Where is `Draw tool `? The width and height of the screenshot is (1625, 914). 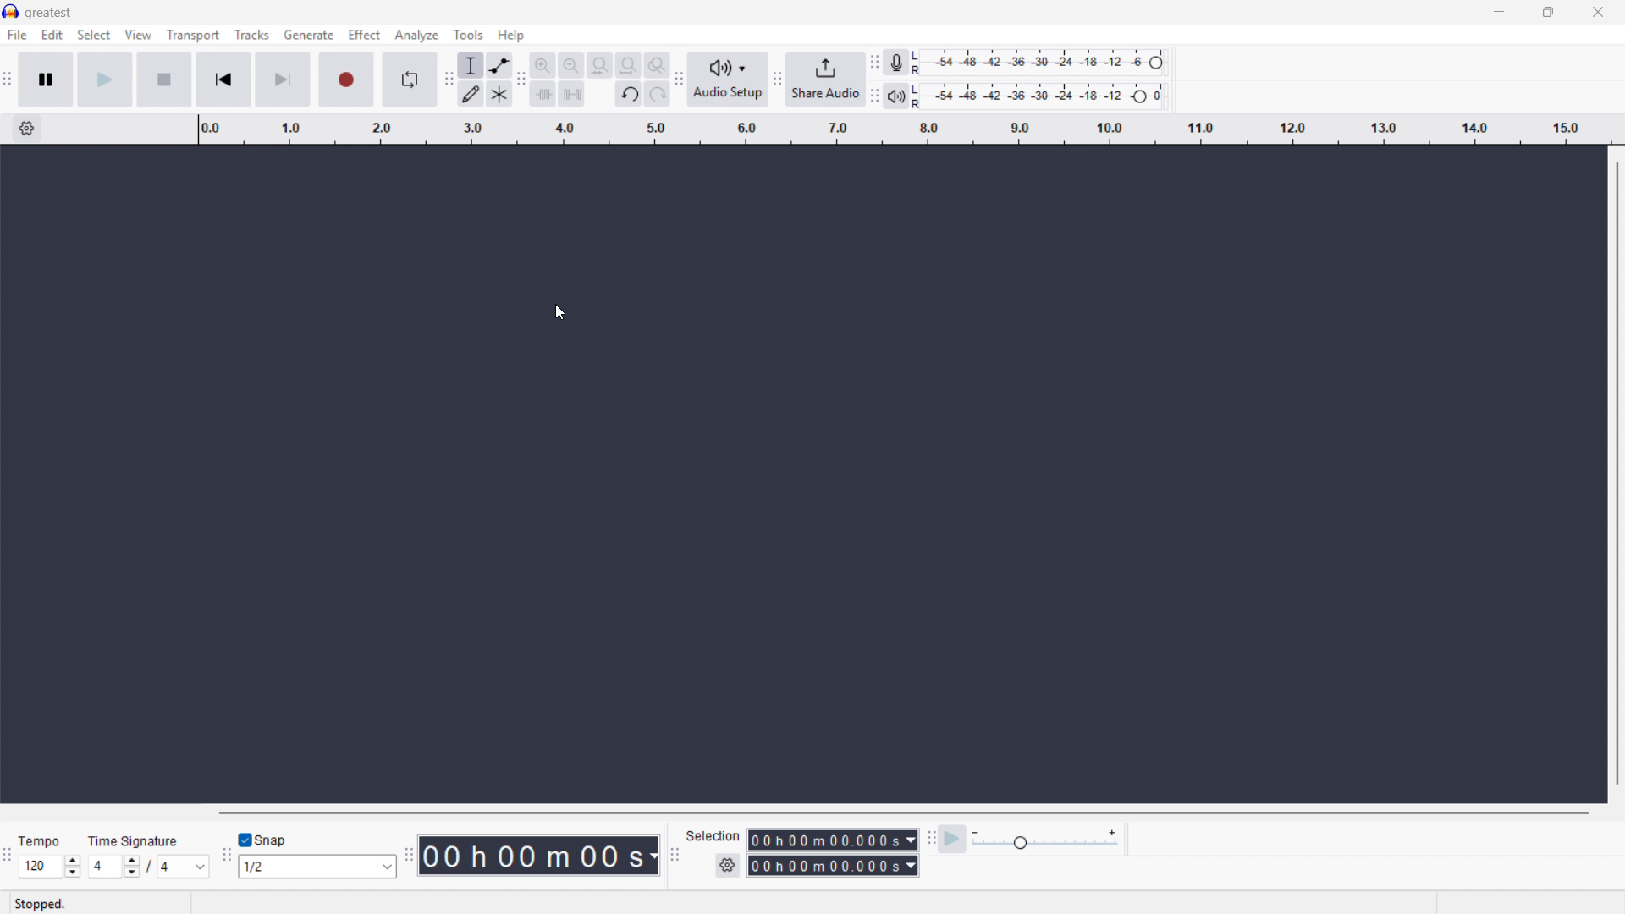
Draw tool  is located at coordinates (470, 94).